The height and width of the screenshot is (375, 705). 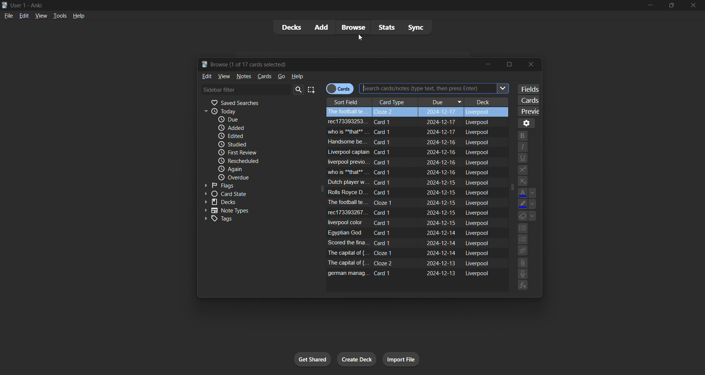 What do you see at coordinates (522, 251) in the screenshot?
I see `alignment` at bounding box center [522, 251].